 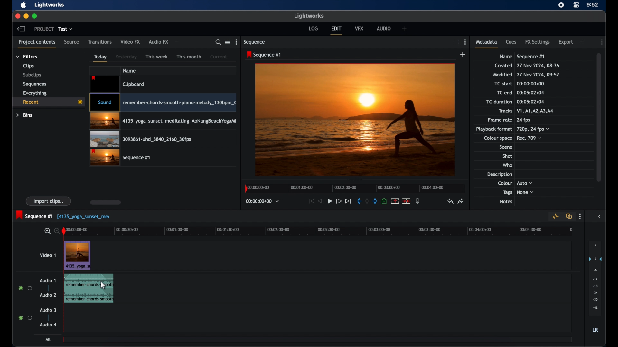 I want to click on timeline scale, so click(x=355, y=189).